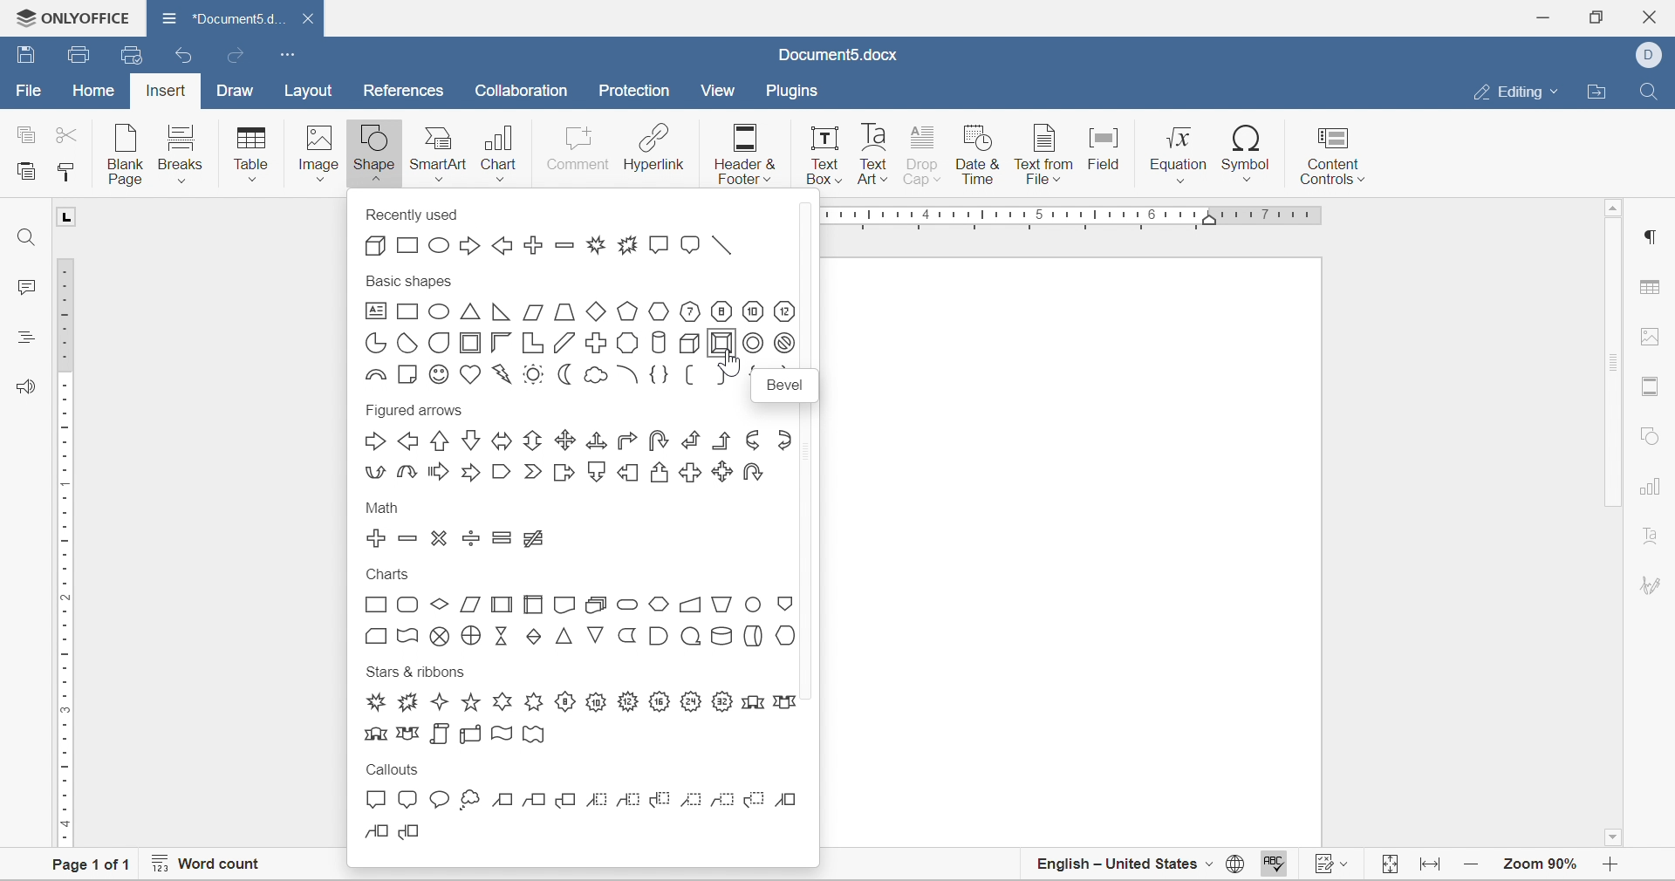 Image resolution: width=1675 pixels, height=881 pixels. What do you see at coordinates (27, 386) in the screenshot?
I see `feedback and support` at bounding box center [27, 386].